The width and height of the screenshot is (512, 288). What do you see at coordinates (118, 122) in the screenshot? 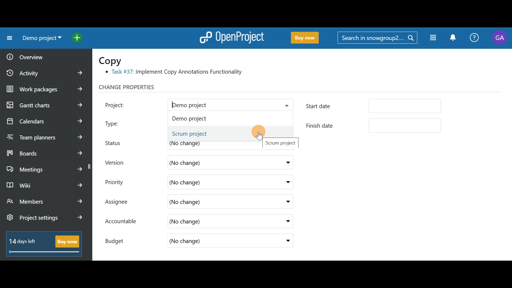
I see `Type` at bounding box center [118, 122].